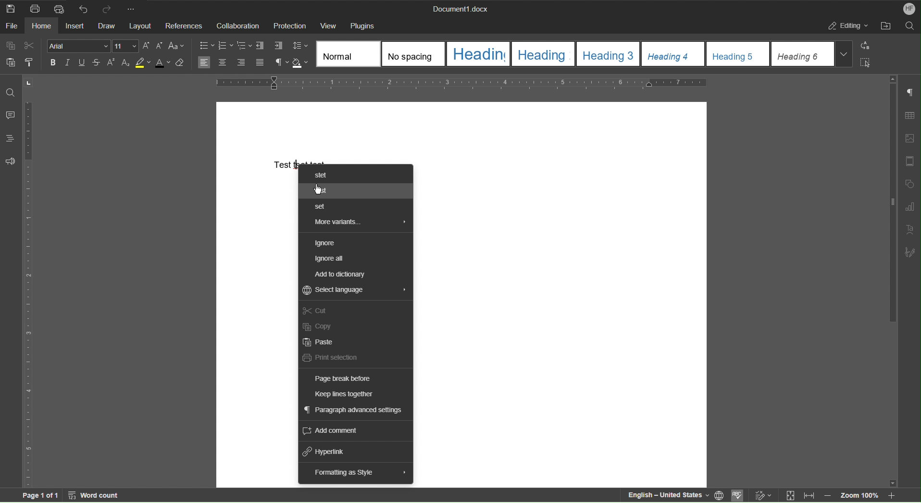 This screenshot has width=921, height=503. Describe the element at coordinates (81, 8) in the screenshot. I see `Undo` at that location.